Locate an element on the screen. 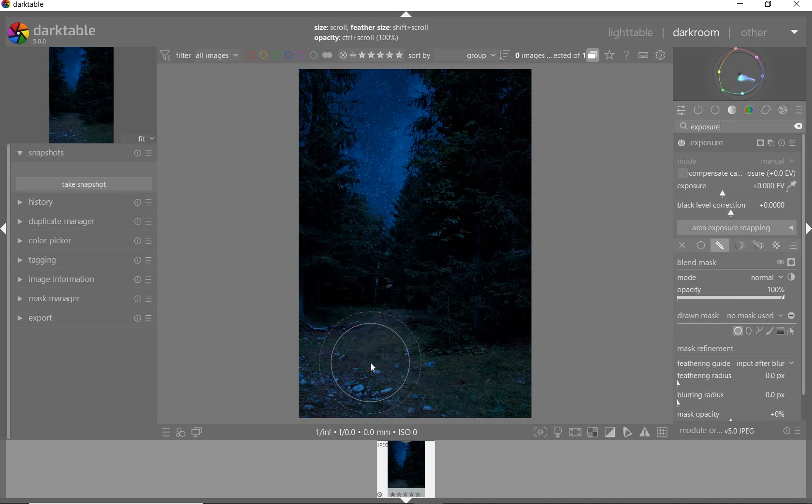 The image size is (812, 504). size: scroll, feather size: shift+scroll
opacity: ctrl+scroll (100%) is located at coordinates (371, 35).